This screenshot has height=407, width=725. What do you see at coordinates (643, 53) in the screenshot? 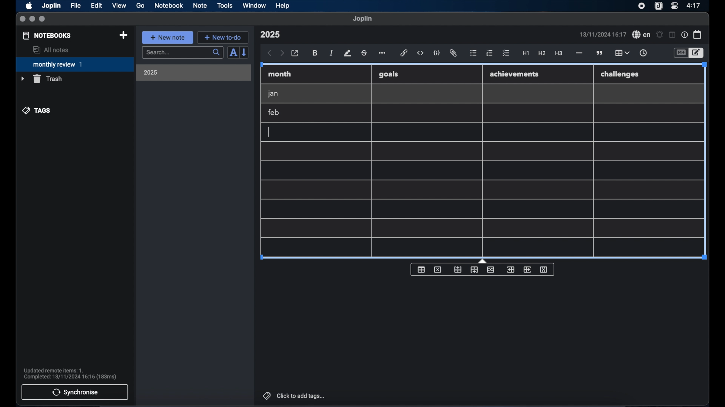
I see `insert time` at bounding box center [643, 53].